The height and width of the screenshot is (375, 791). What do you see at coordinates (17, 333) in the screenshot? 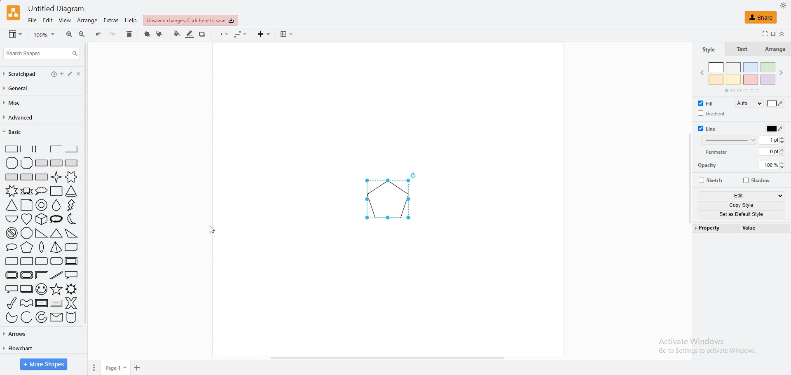
I see `arrows` at bounding box center [17, 333].